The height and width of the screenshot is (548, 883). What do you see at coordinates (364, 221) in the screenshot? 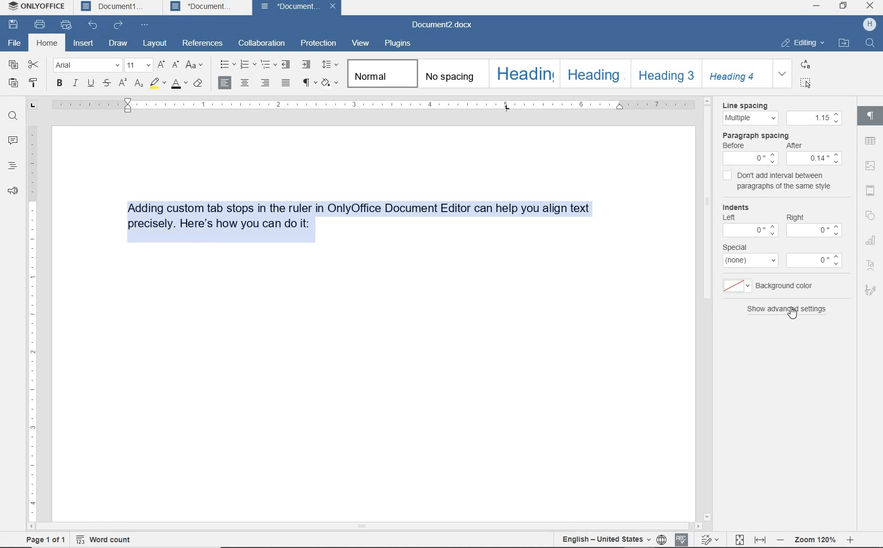
I see `Adding custom tab stops in the ruler in OnlyOffice Document Editor can help you align text
precisely. Here's how you can do it:` at bounding box center [364, 221].